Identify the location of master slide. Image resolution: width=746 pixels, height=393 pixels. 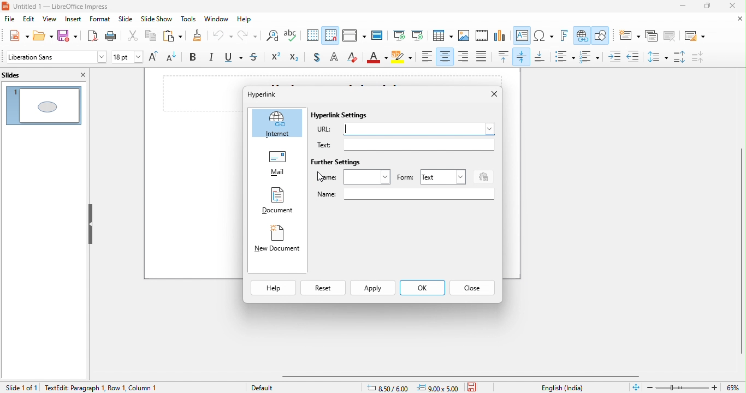
(379, 35).